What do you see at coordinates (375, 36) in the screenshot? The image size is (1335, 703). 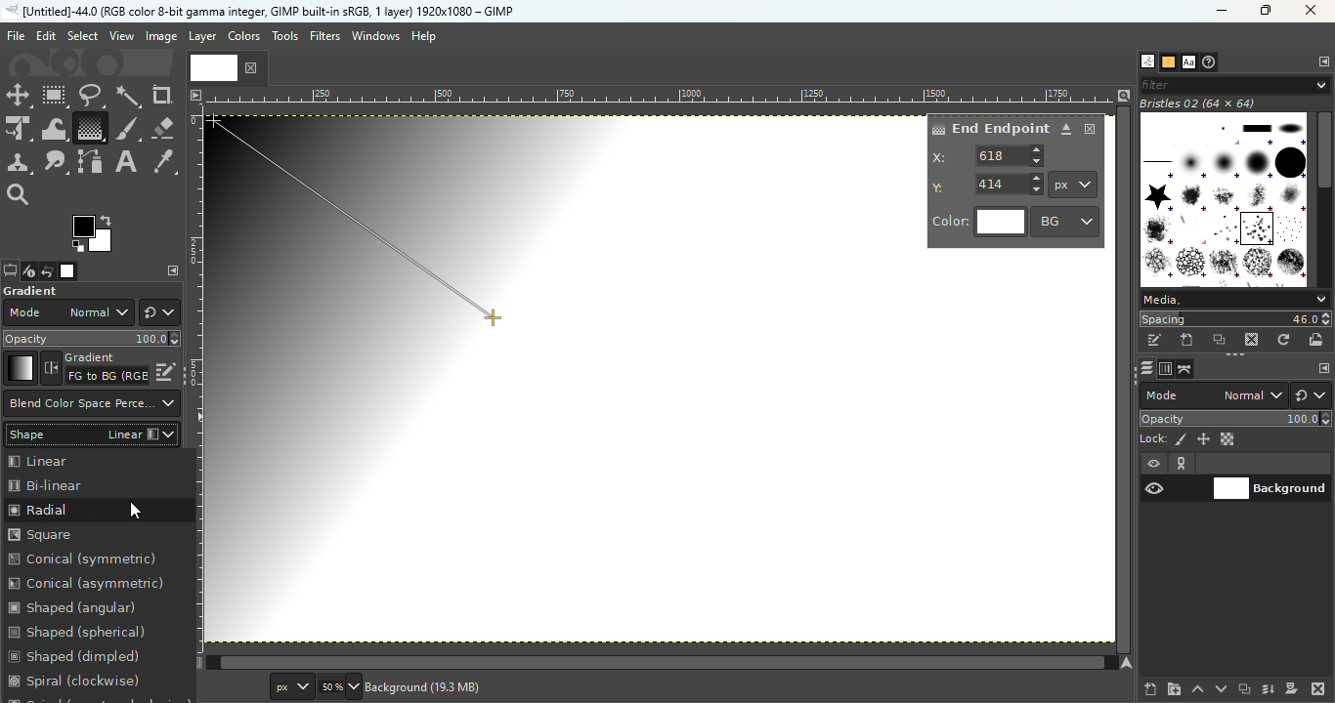 I see `Windows` at bounding box center [375, 36].